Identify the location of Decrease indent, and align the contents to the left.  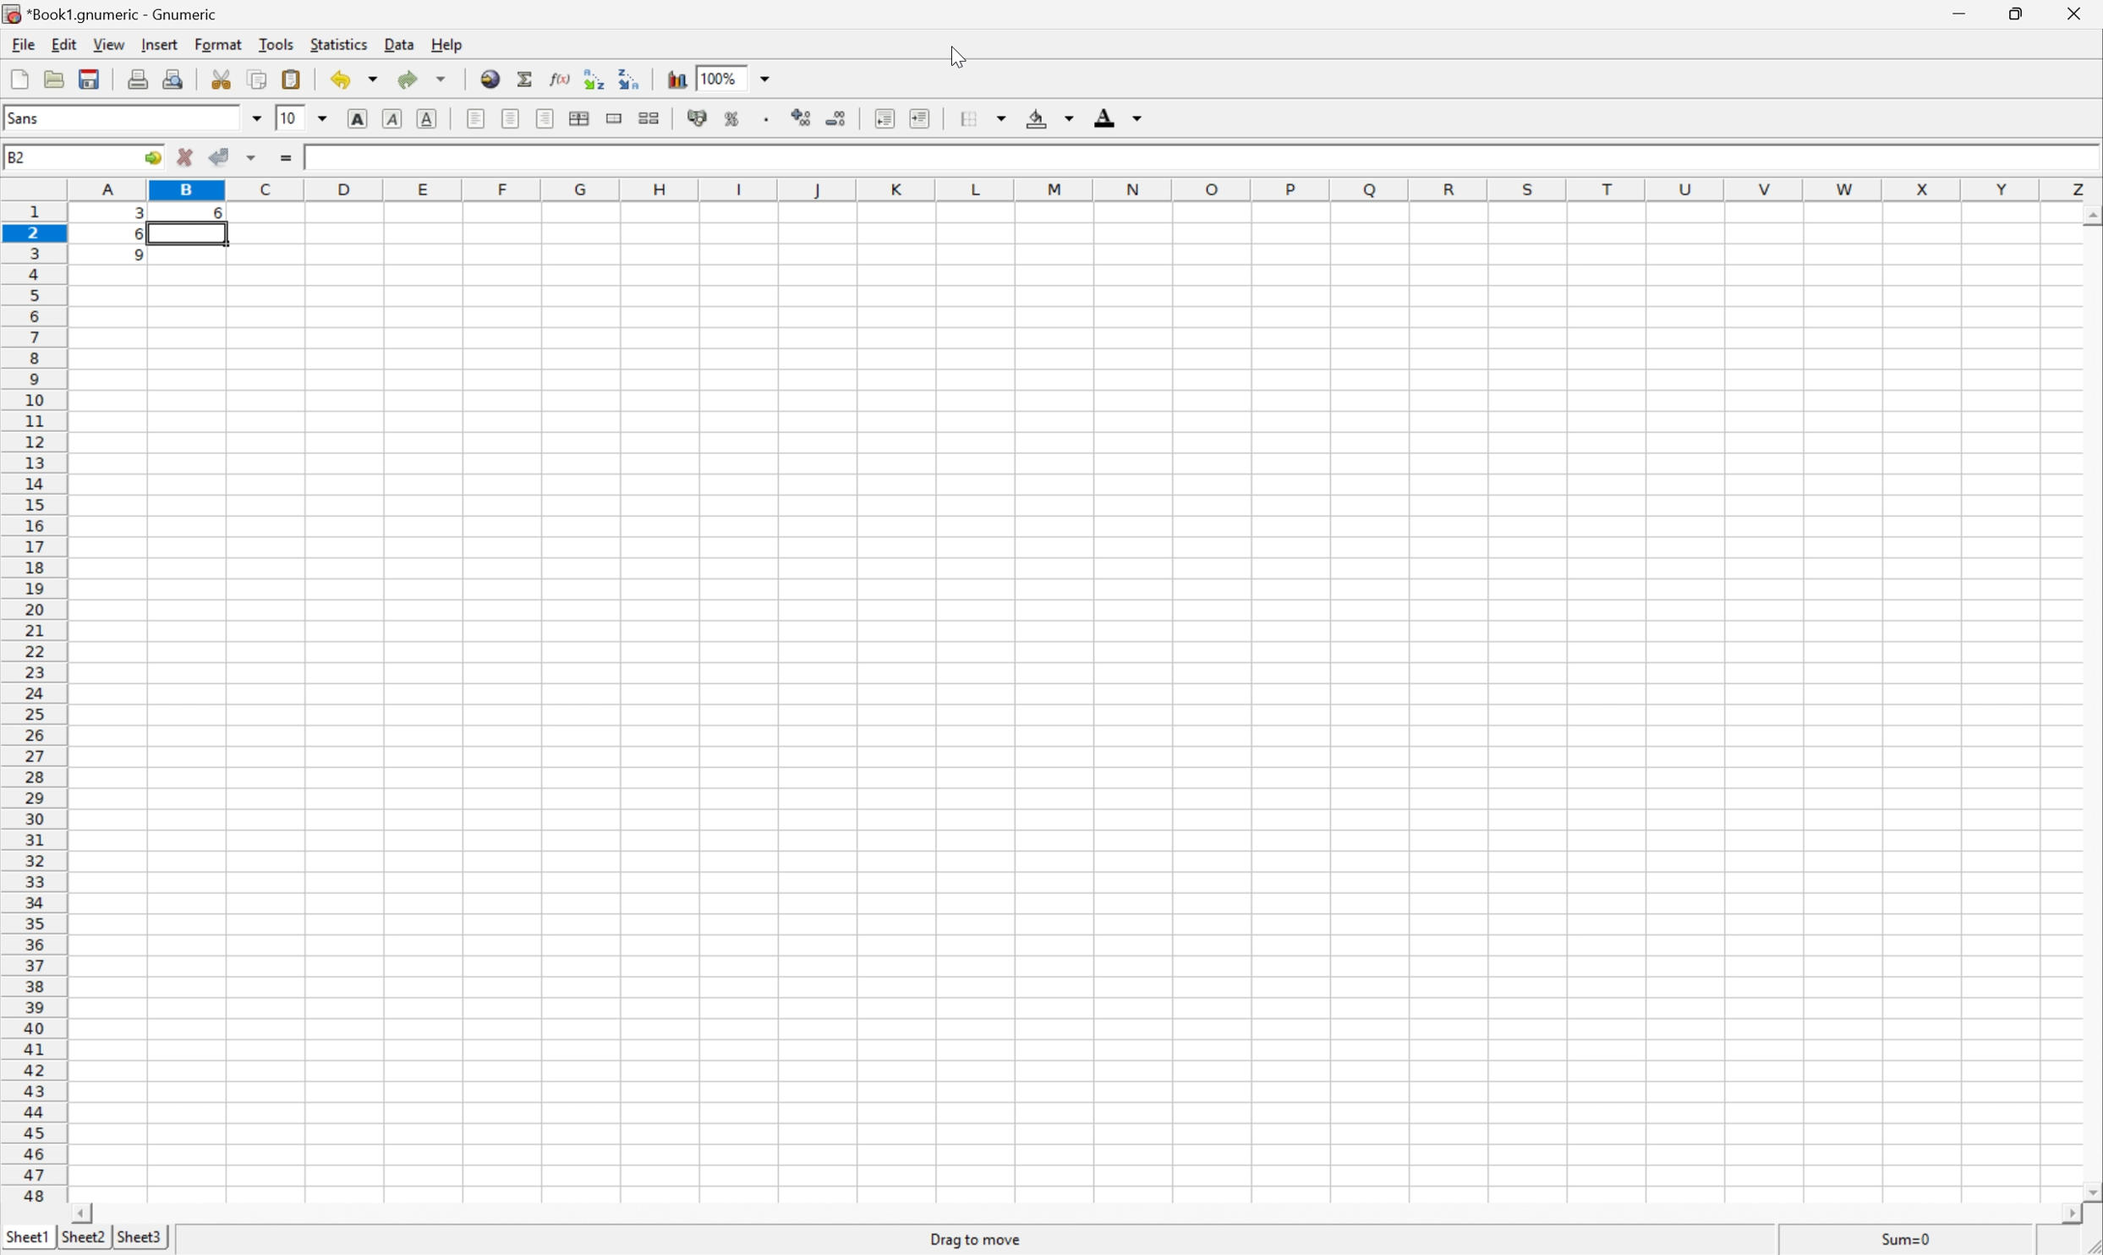
(884, 117).